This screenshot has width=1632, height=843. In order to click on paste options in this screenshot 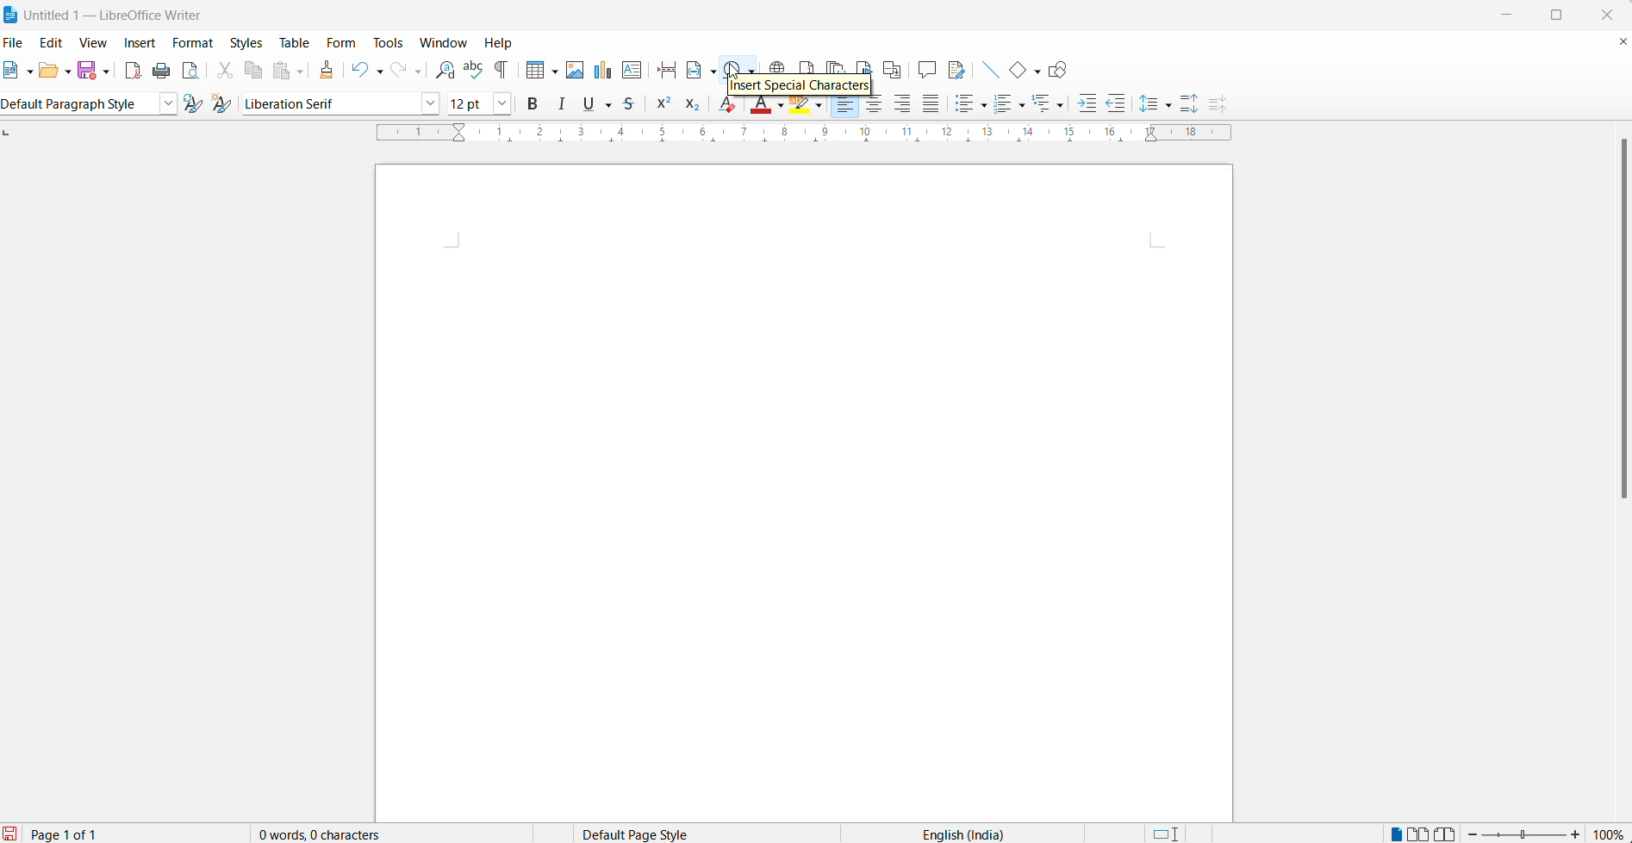, I will do `click(304, 71)`.